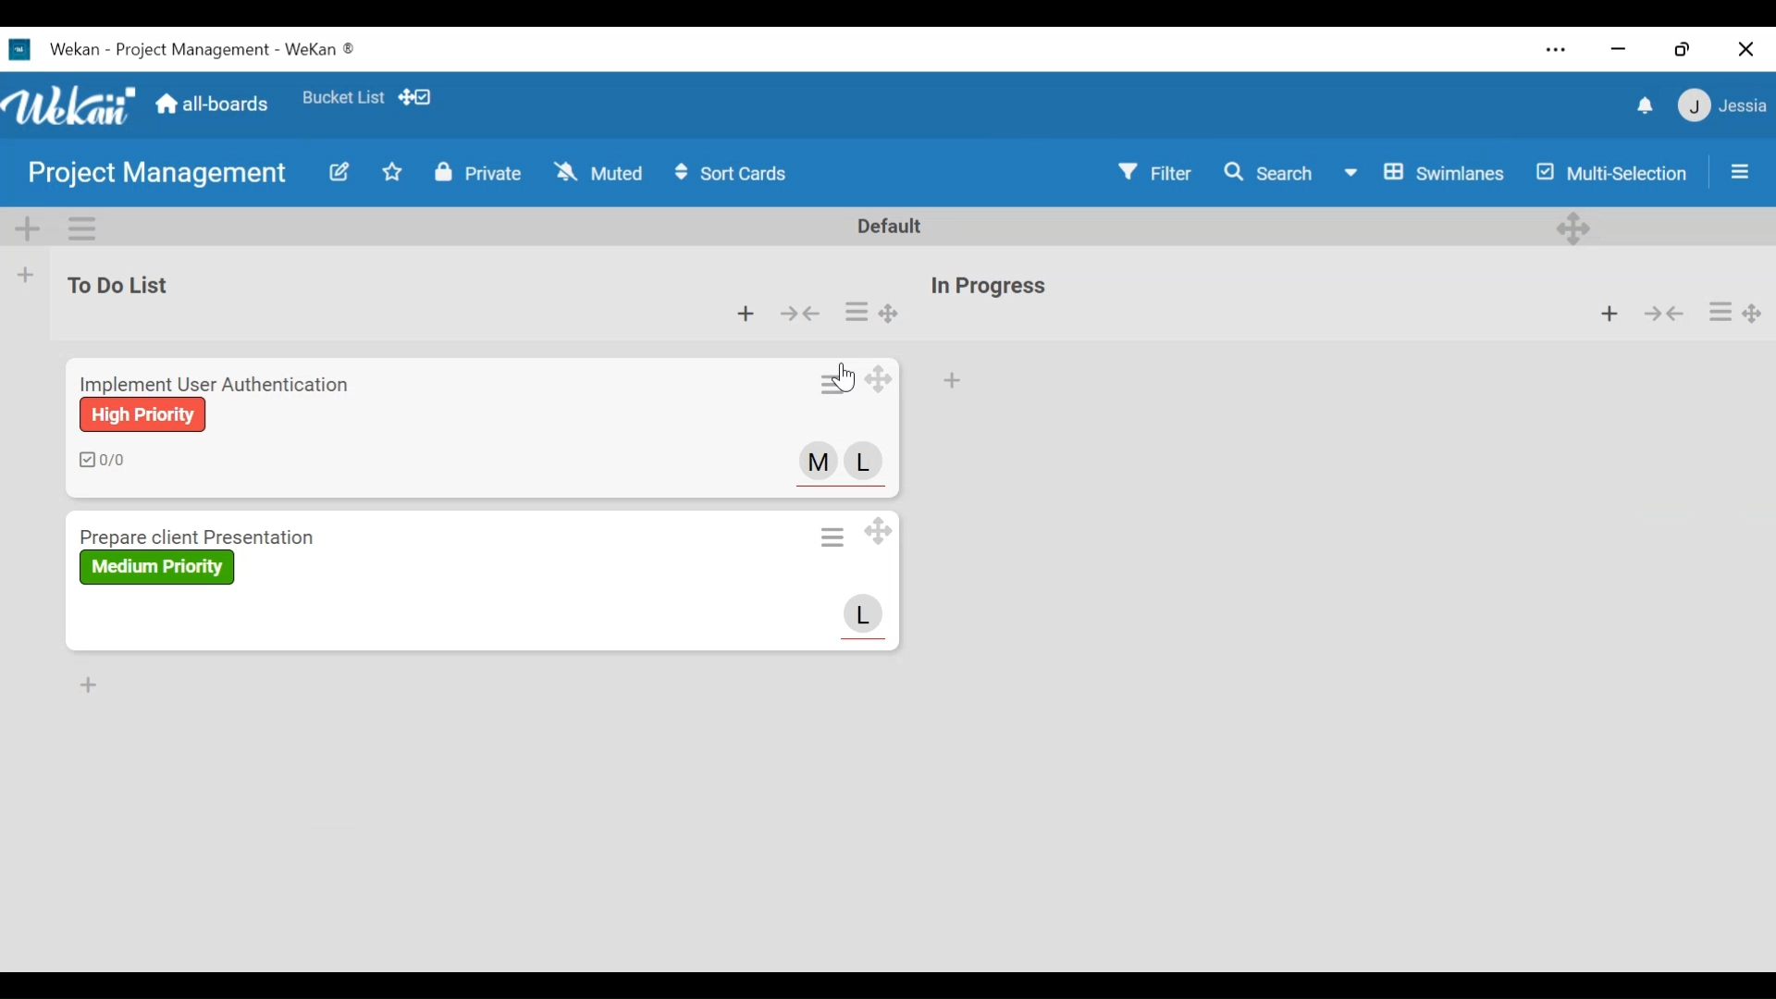 The image size is (1776, 999). What do you see at coordinates (84, 227) in the screenshot?
I see `Swimlane actions` at bounding box center [84, 227].